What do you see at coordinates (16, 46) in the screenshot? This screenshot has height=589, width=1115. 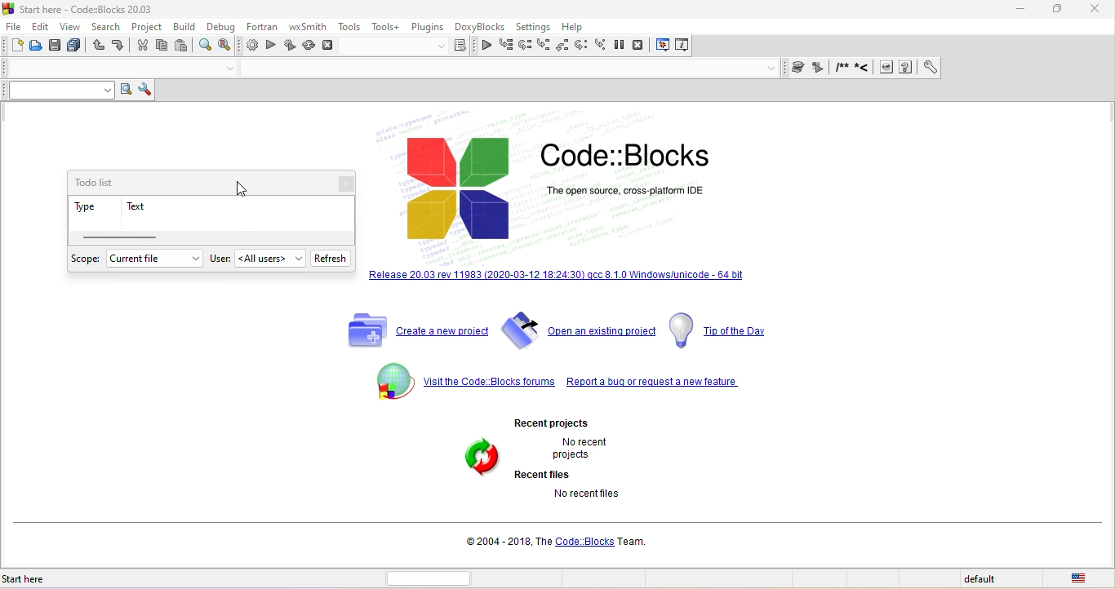 I see `new` at bounding box center [16, 46].